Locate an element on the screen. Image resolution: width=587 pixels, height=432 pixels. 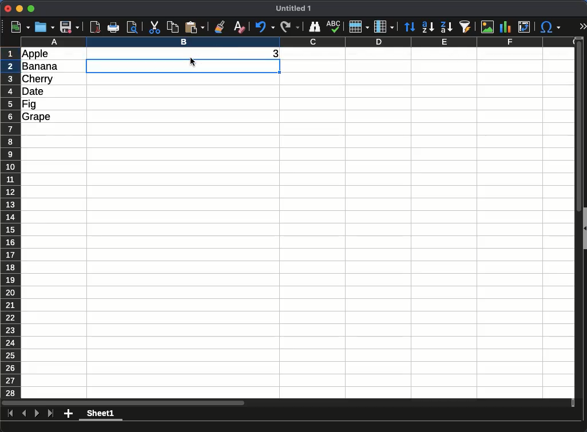
3 is located at coordinates (275, 52).